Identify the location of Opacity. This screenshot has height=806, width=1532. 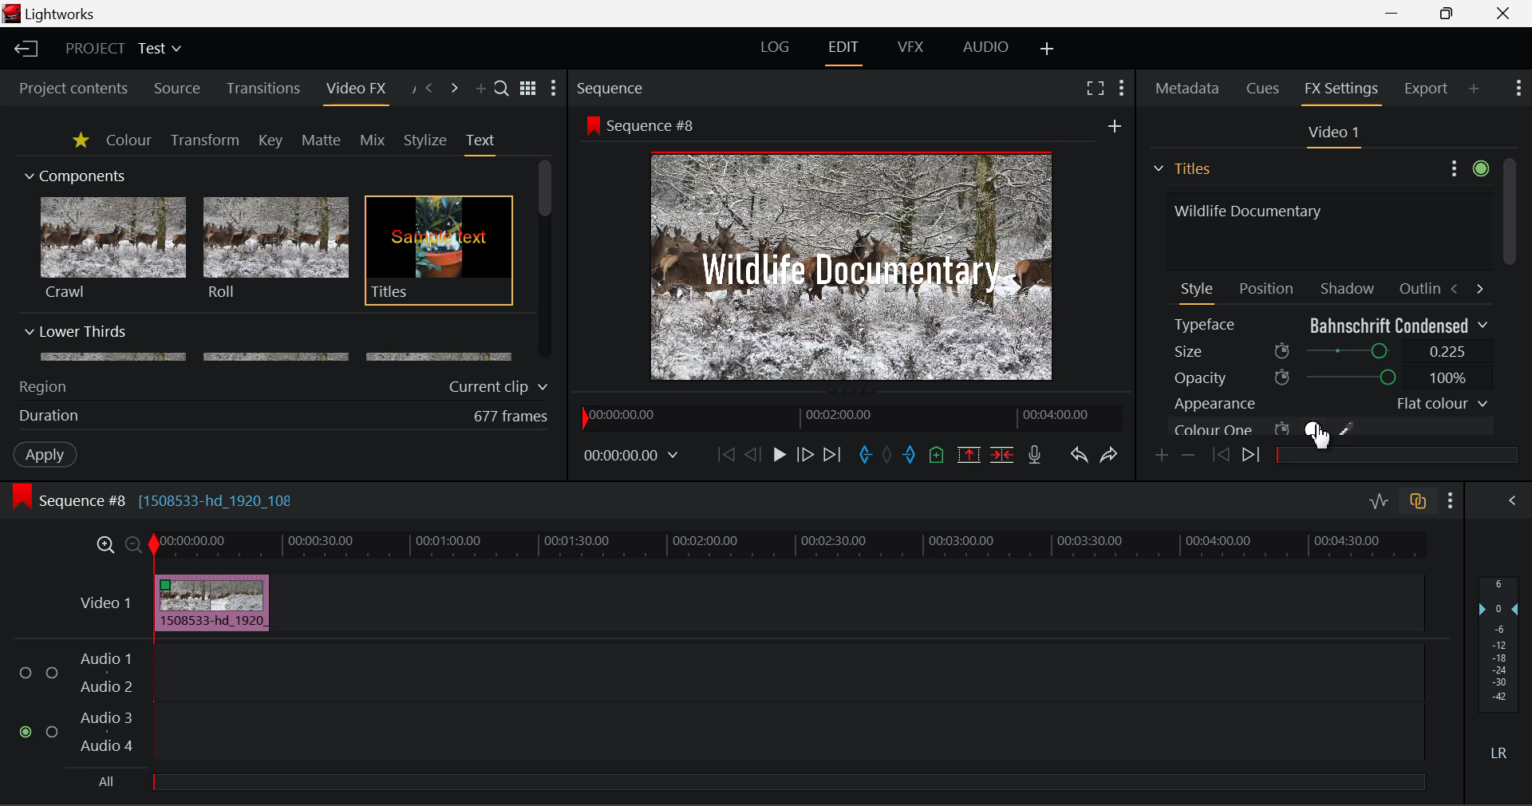
(1331, 377).